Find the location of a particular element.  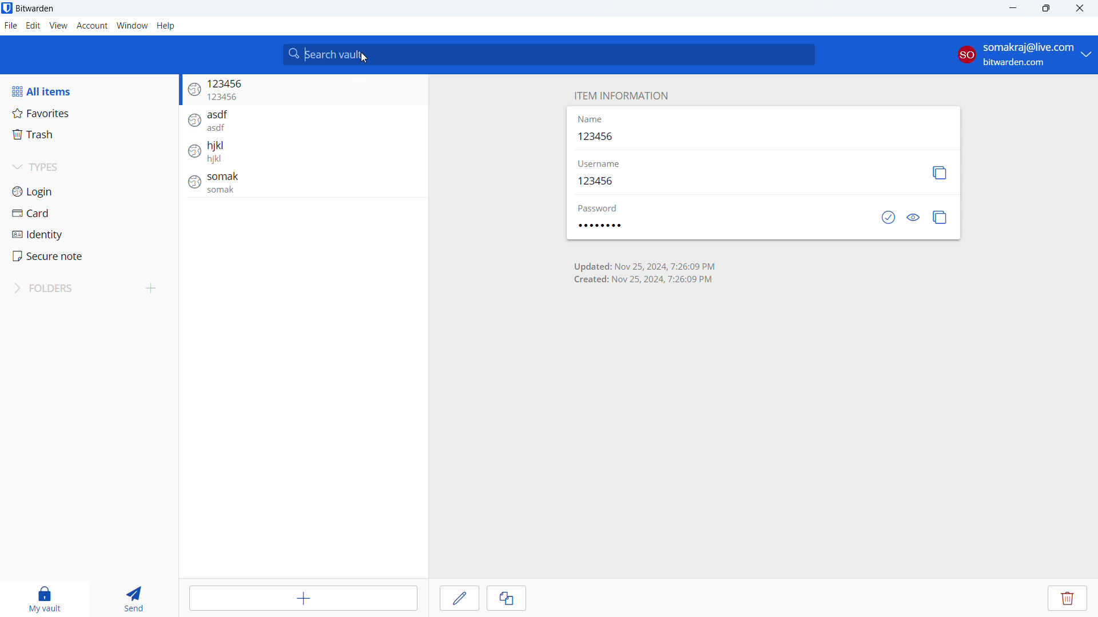

check if password has been exposed is located at coordinates (890, 218).